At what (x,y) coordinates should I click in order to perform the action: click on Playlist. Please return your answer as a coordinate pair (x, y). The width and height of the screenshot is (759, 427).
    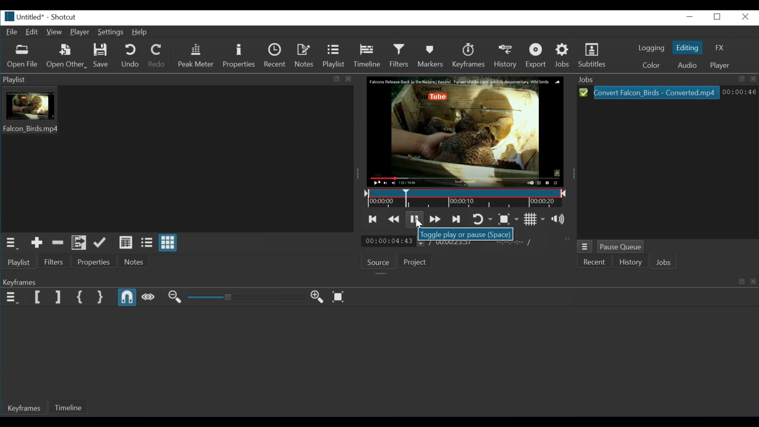
    Looking at the image, I should click on (18, 262).